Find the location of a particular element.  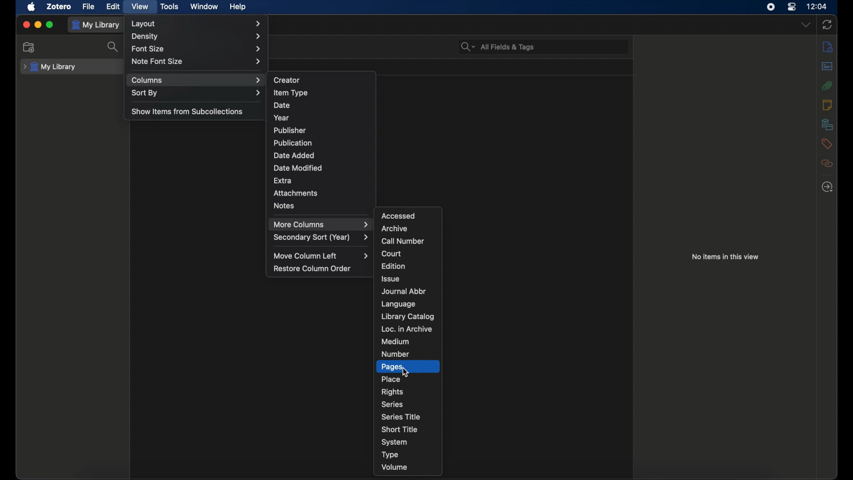

library catalog is located at coordinates (407, 316).